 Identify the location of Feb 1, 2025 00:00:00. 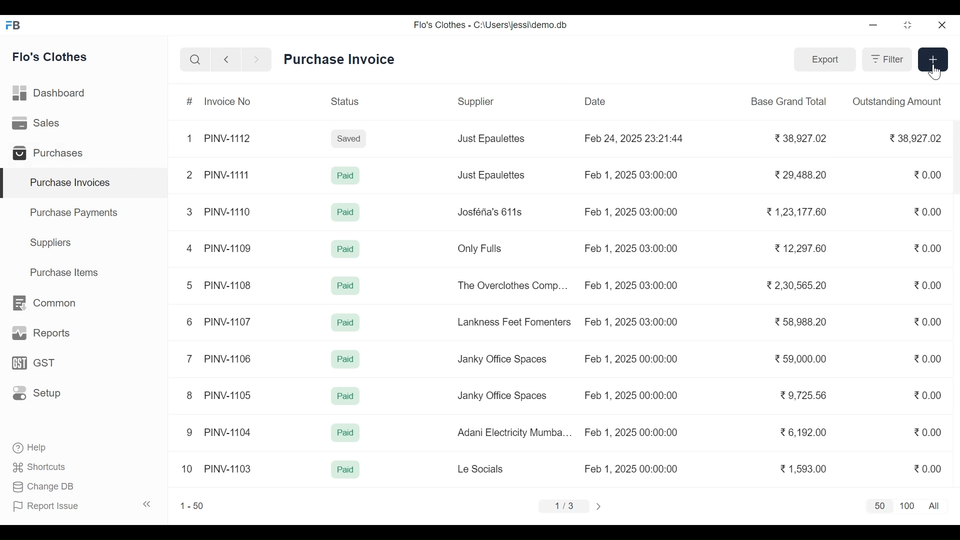
(631, 395).